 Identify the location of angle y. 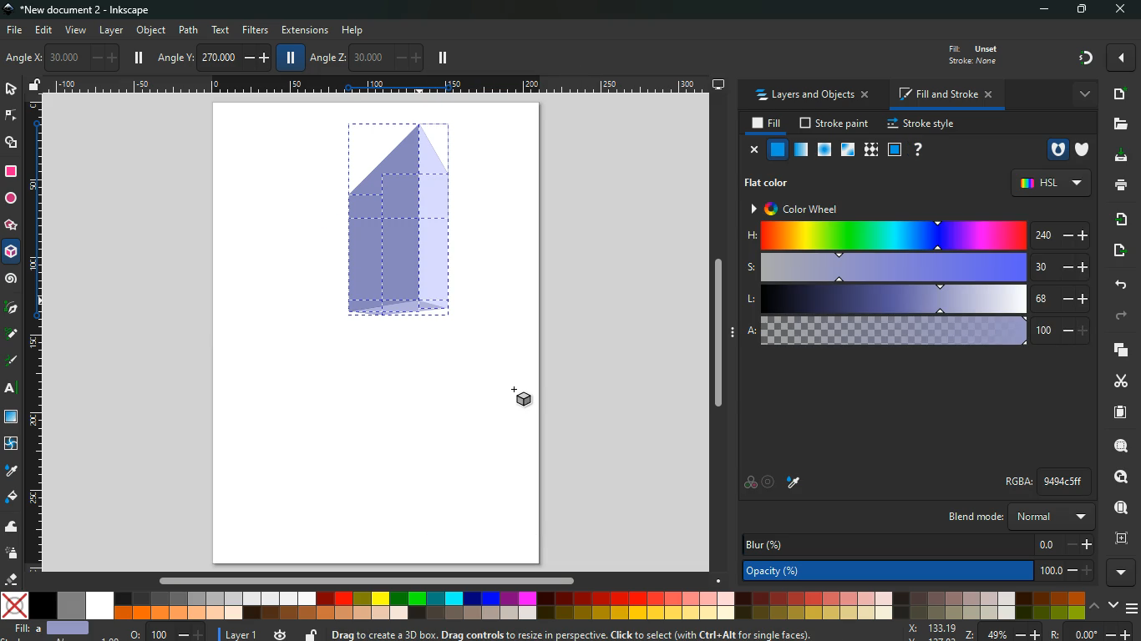
(216, 55).